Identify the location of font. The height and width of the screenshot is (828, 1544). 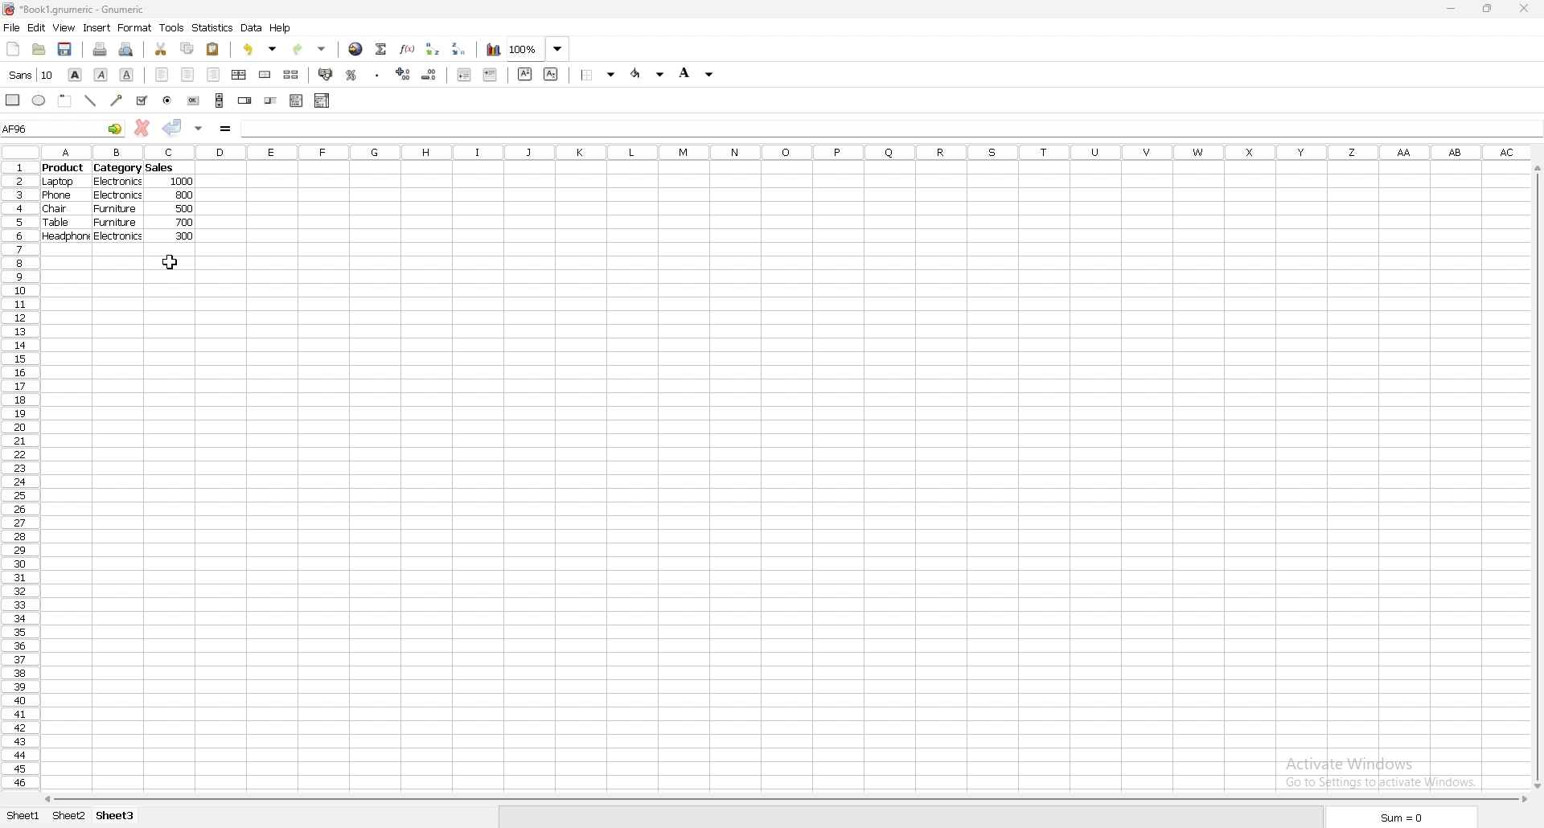
(31, 75).